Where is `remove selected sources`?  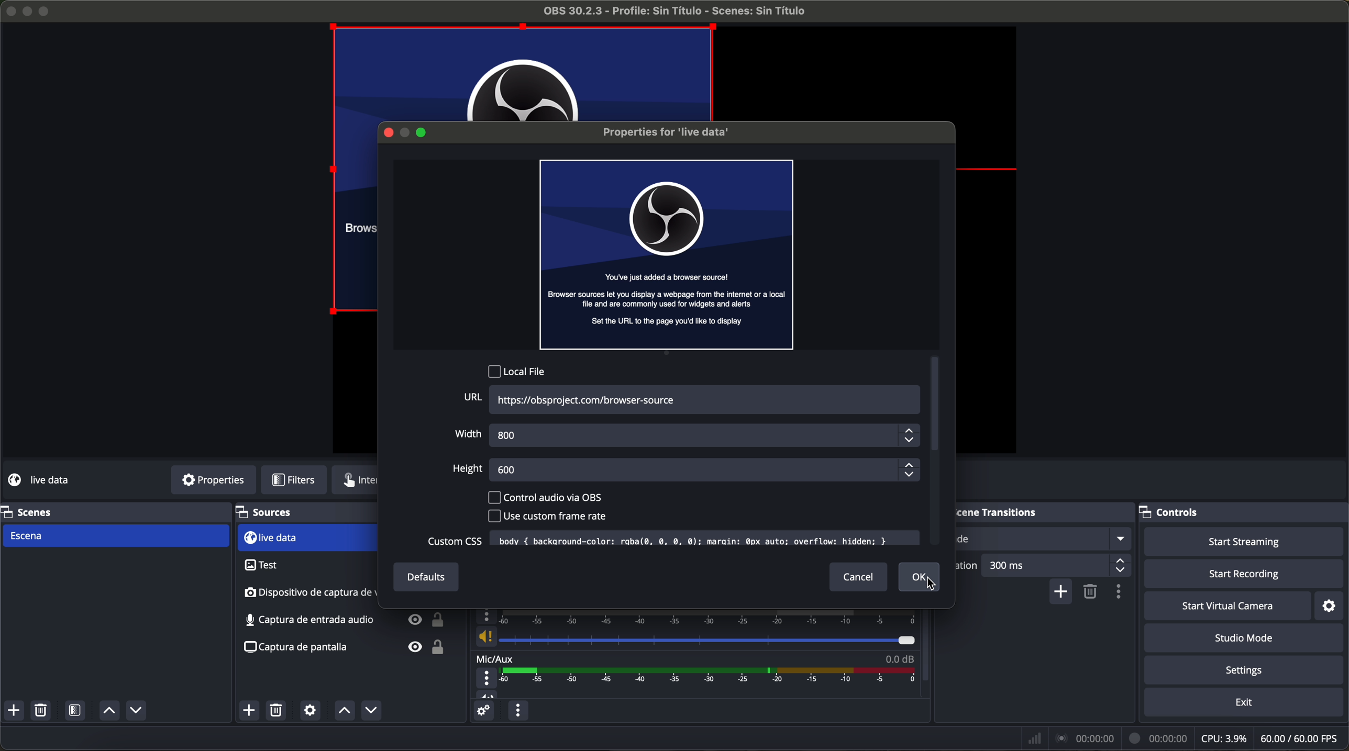
remove selected sources is located at coordinates (278, 711).